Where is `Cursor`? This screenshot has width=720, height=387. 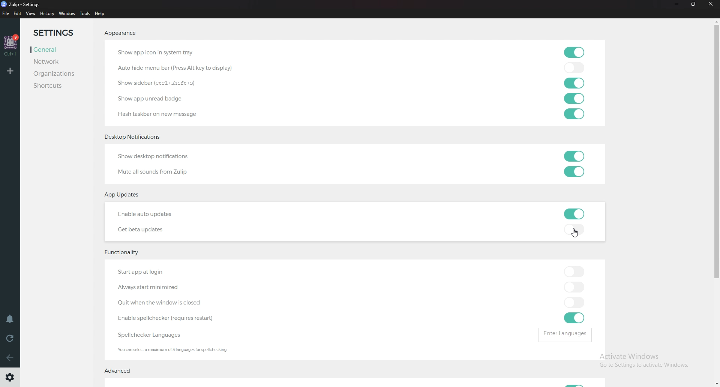 Cursor is located at coordinates (580, 234).